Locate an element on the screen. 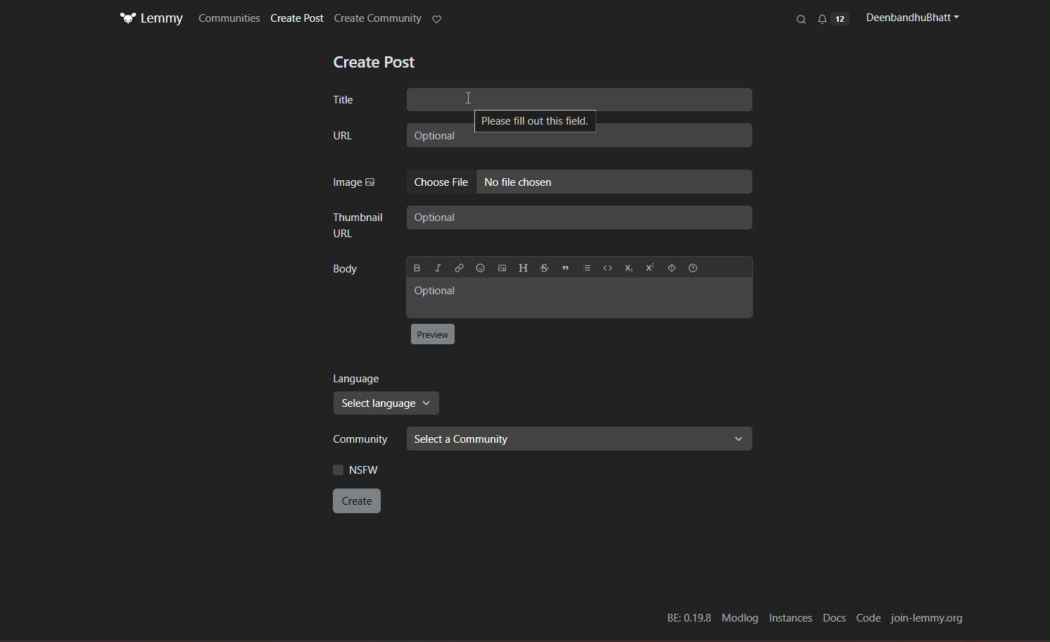 This screenshot has height=642, width=1050. highlight is located at coordinates (438, 20).